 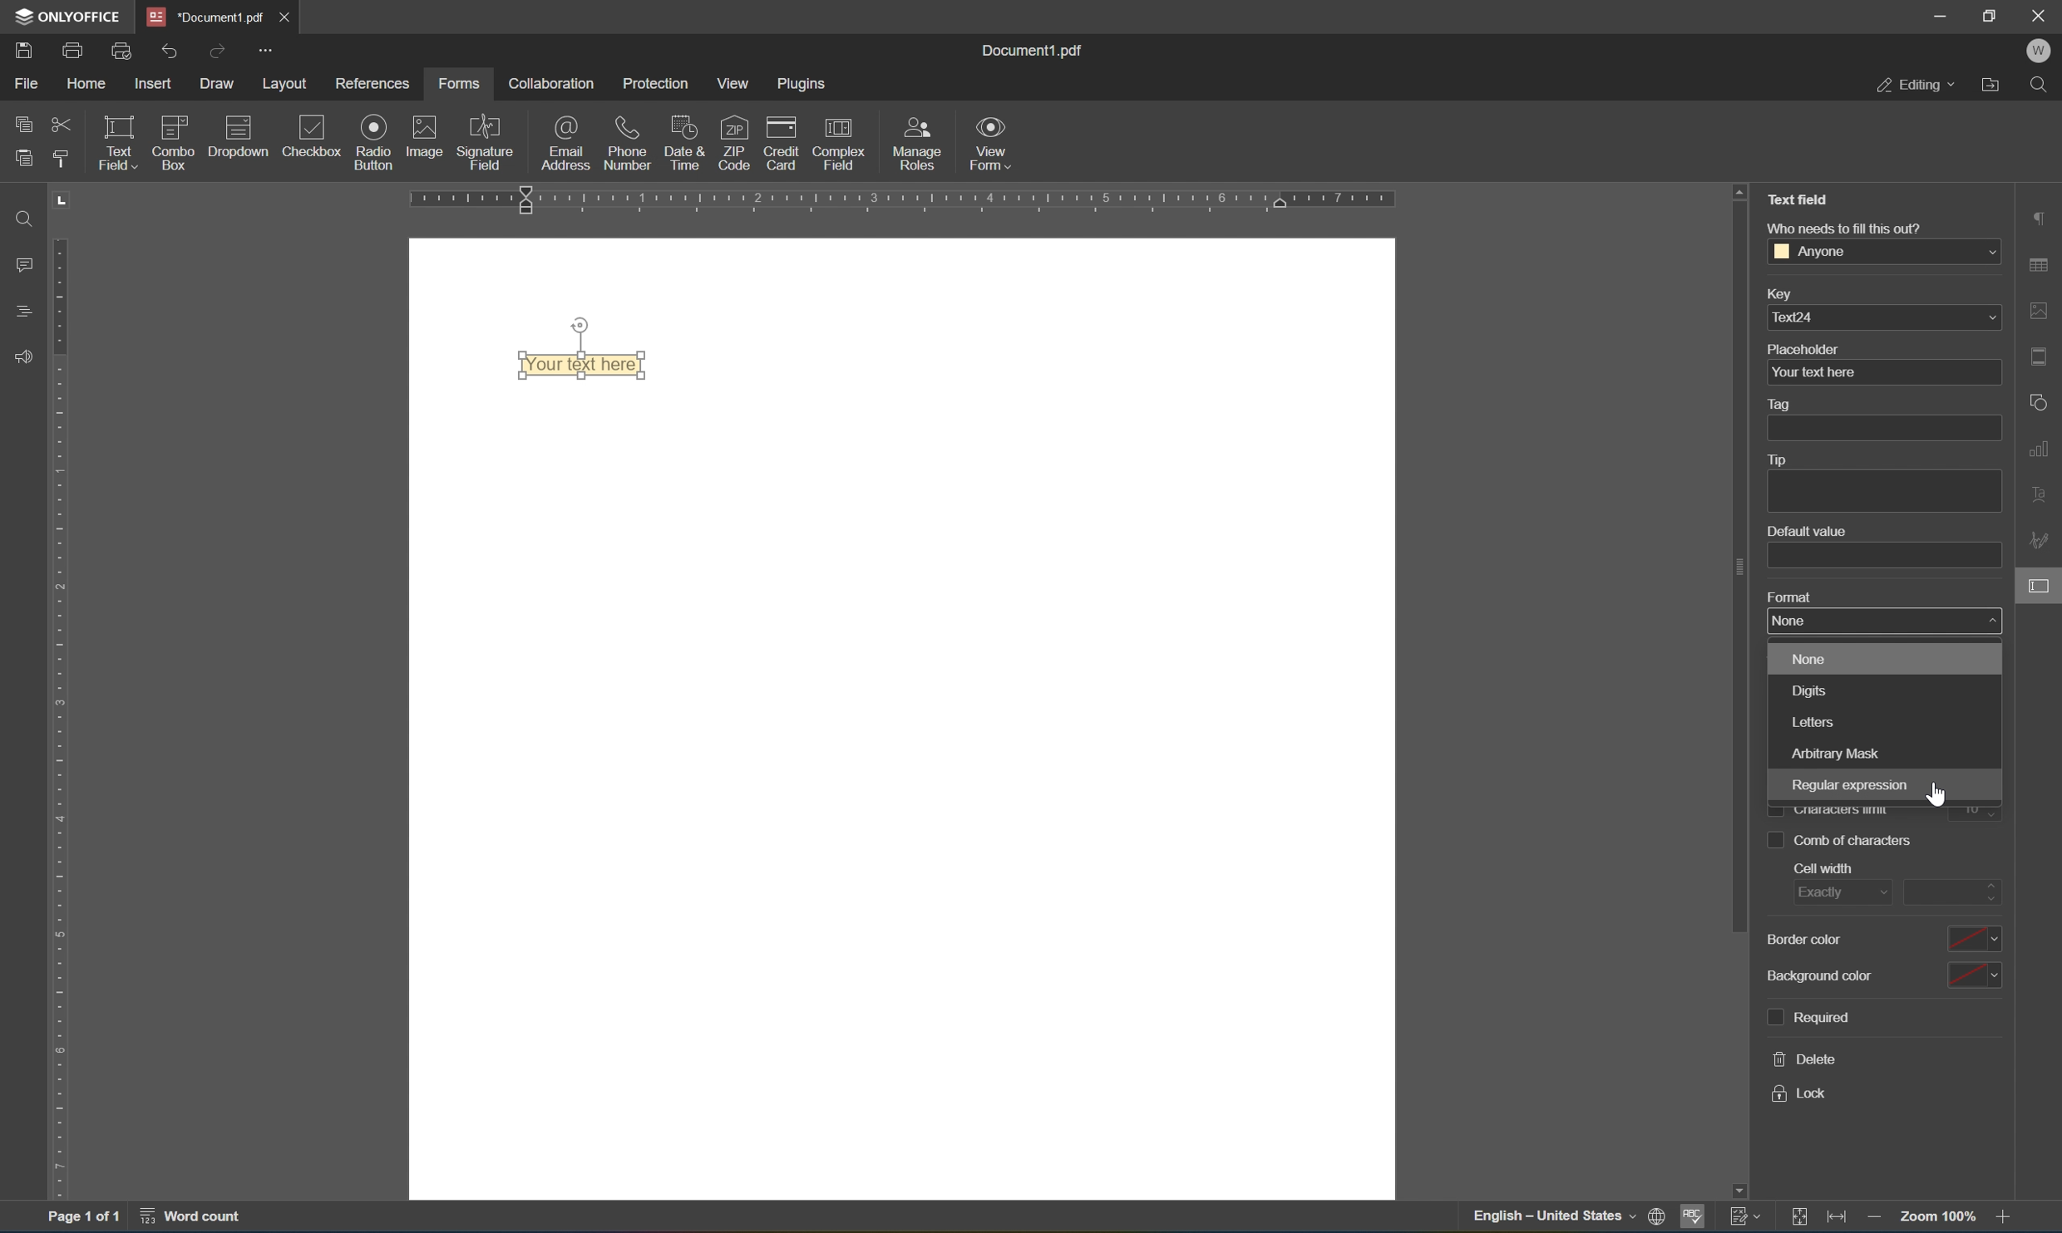 What do you see at coordinates (1820, 979) in the screenshot?
I see `background color` at bounding box center [1820, 979].